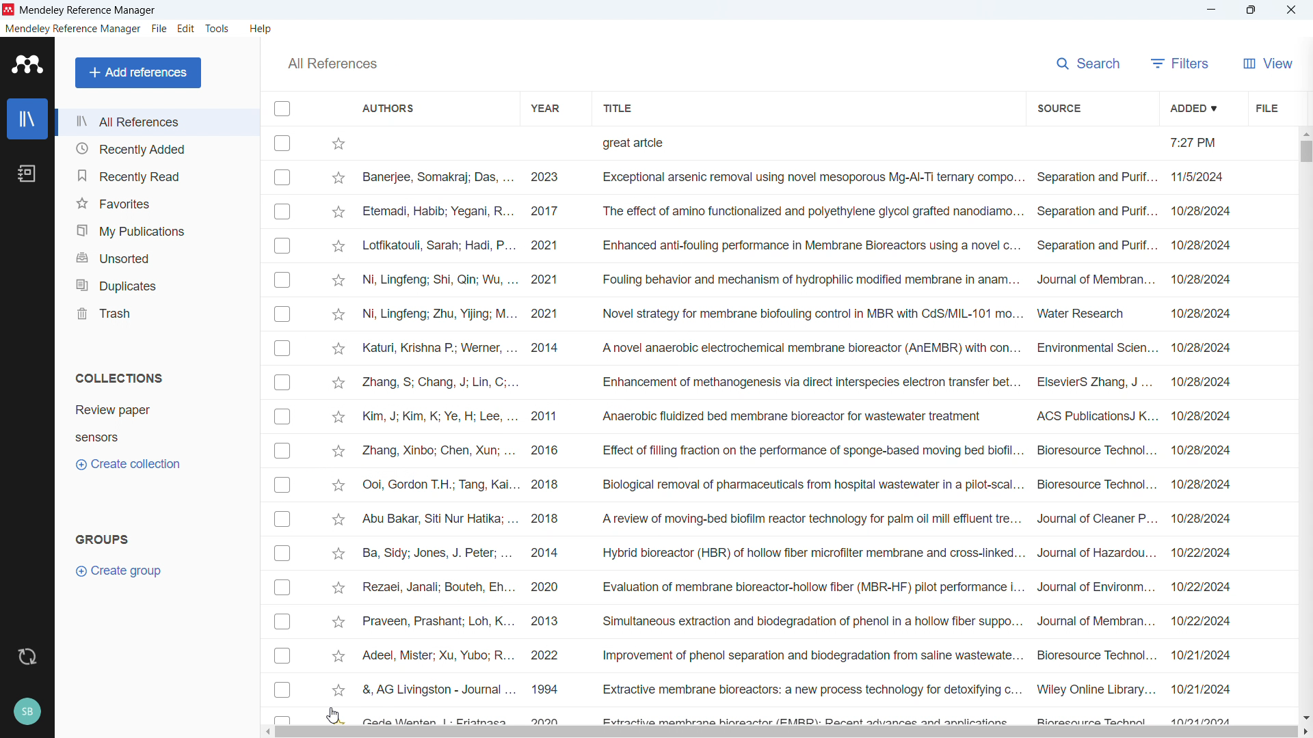 This screenshot has height=738, width=1313. I want to click on filters, so click(1180, 63).